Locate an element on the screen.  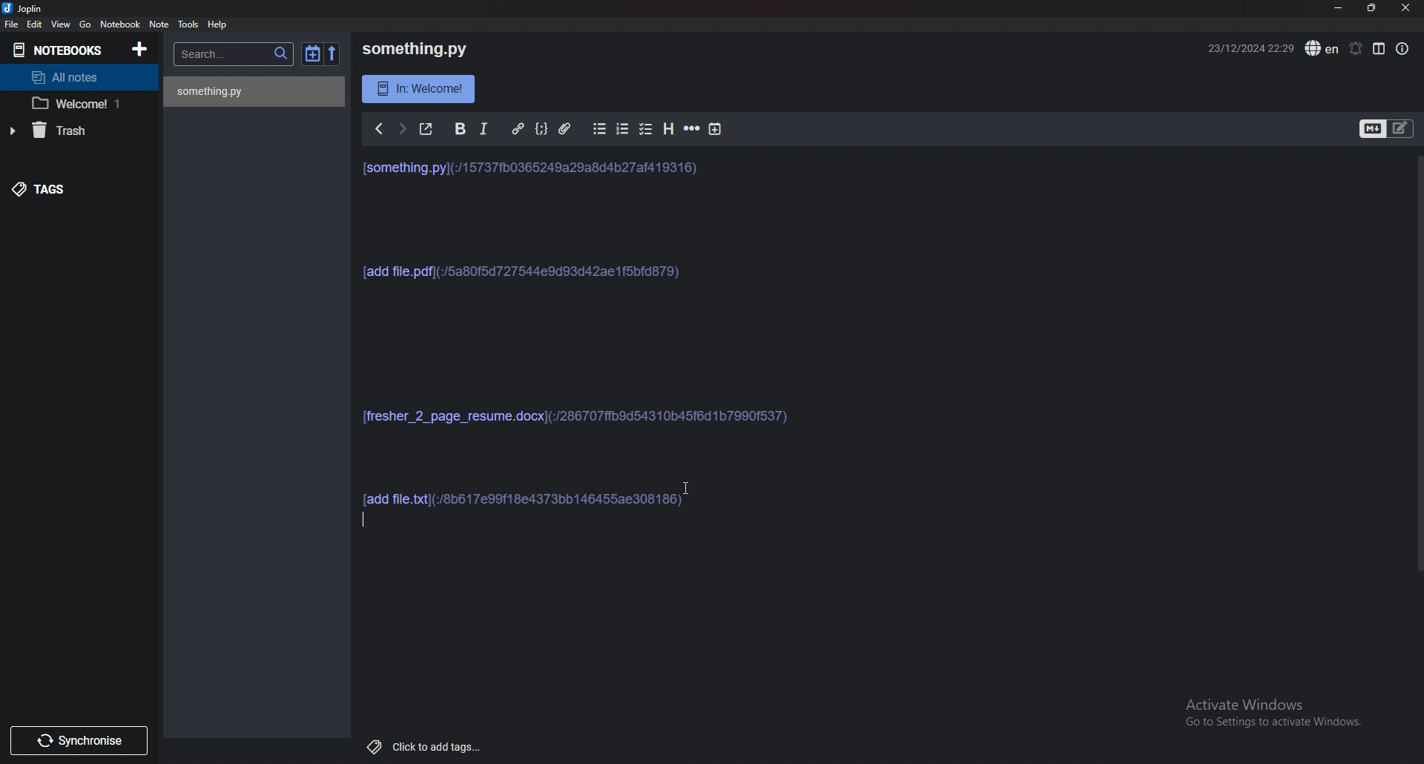
toggle external editor is located at coordinates (427, 128).